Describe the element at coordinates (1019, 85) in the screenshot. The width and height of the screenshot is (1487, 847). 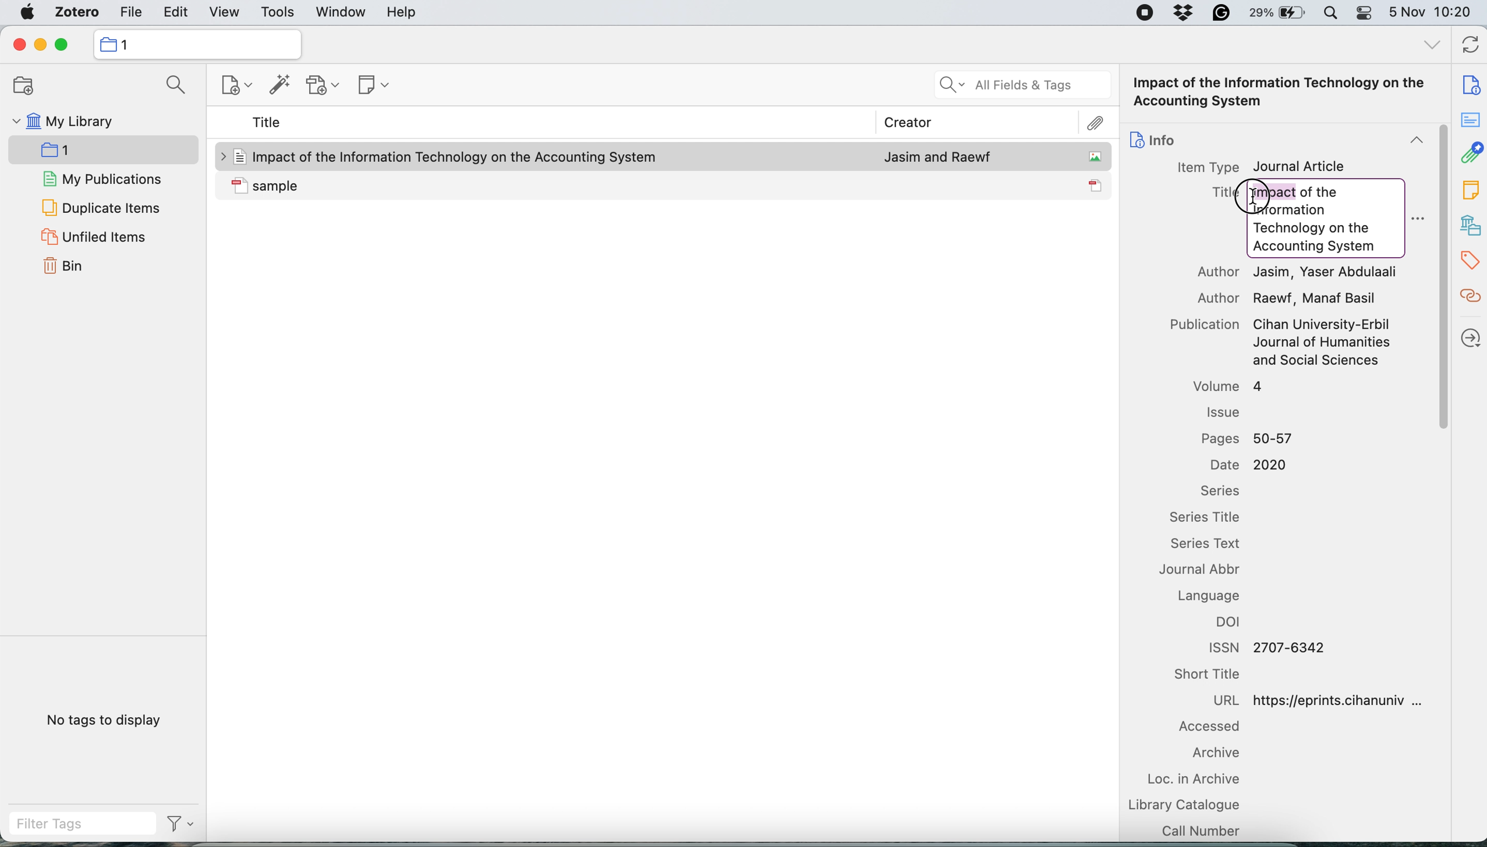
I see `all fields and tags` at that location.